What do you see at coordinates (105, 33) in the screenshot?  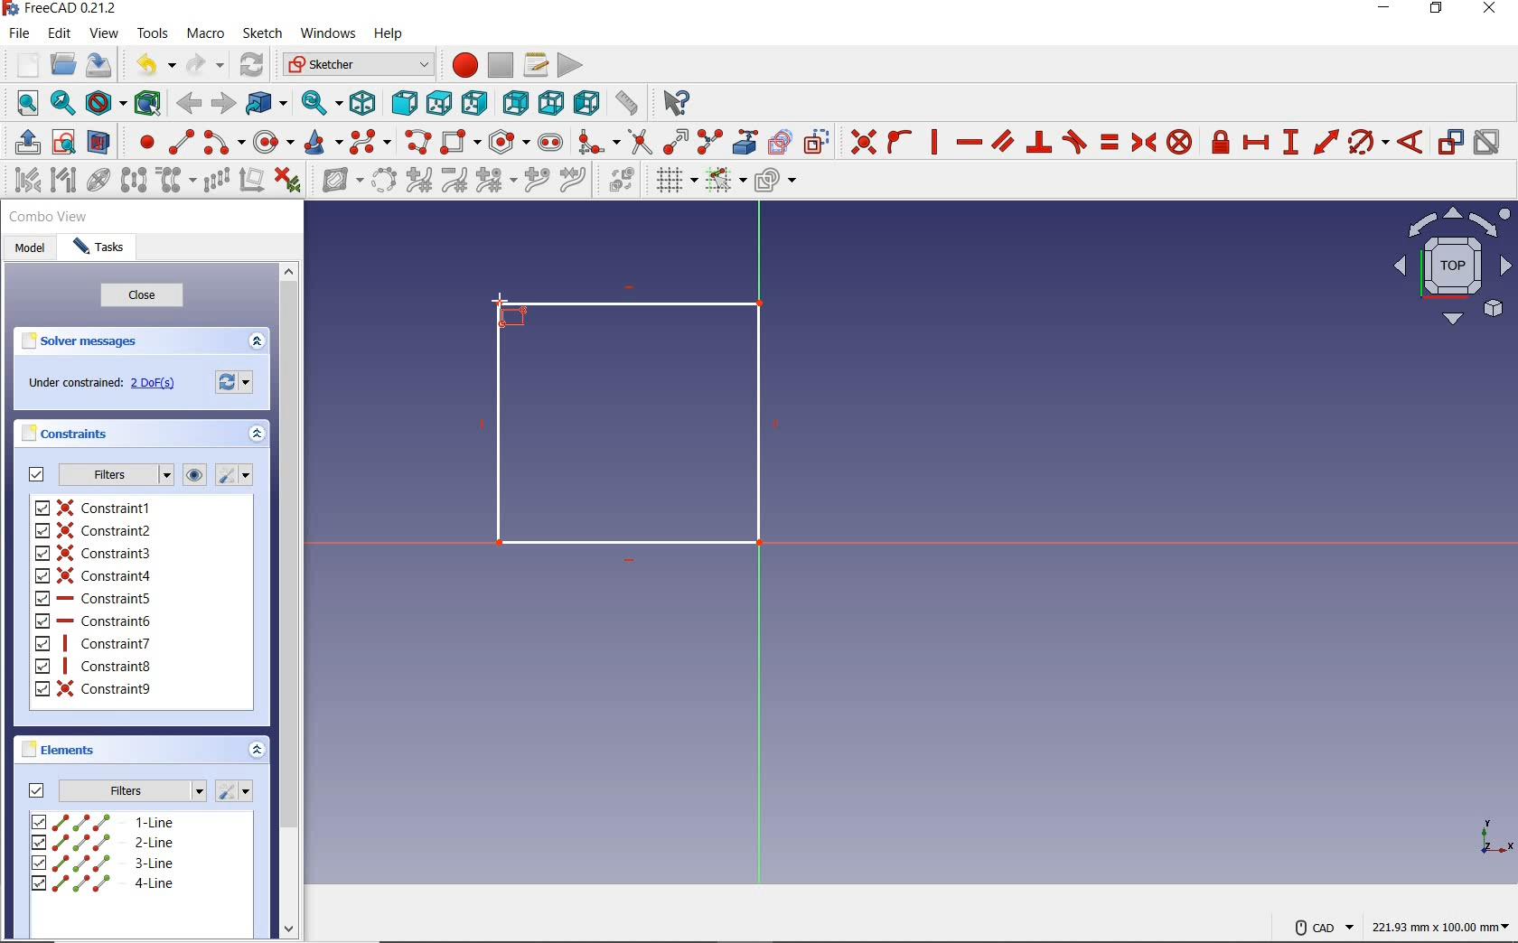 I see `view` at bounding box center [105, 33].